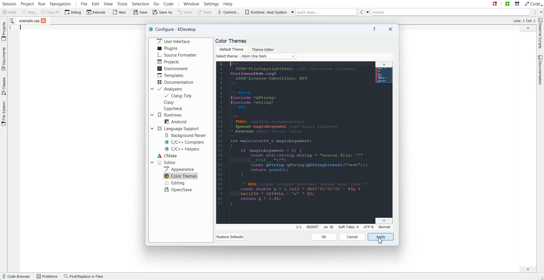 This screenshot has width=544, height=280. I want to click on Go Forward, so click(534, 12).